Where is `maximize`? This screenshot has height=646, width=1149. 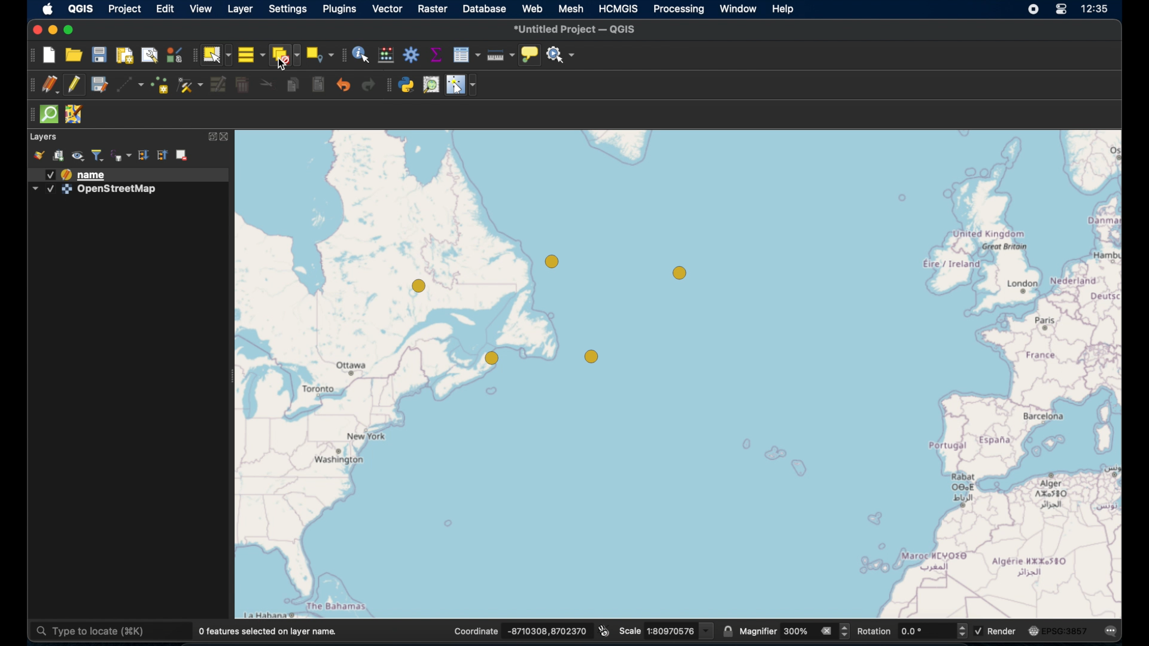 maximize is located at coordinates (71, 31).